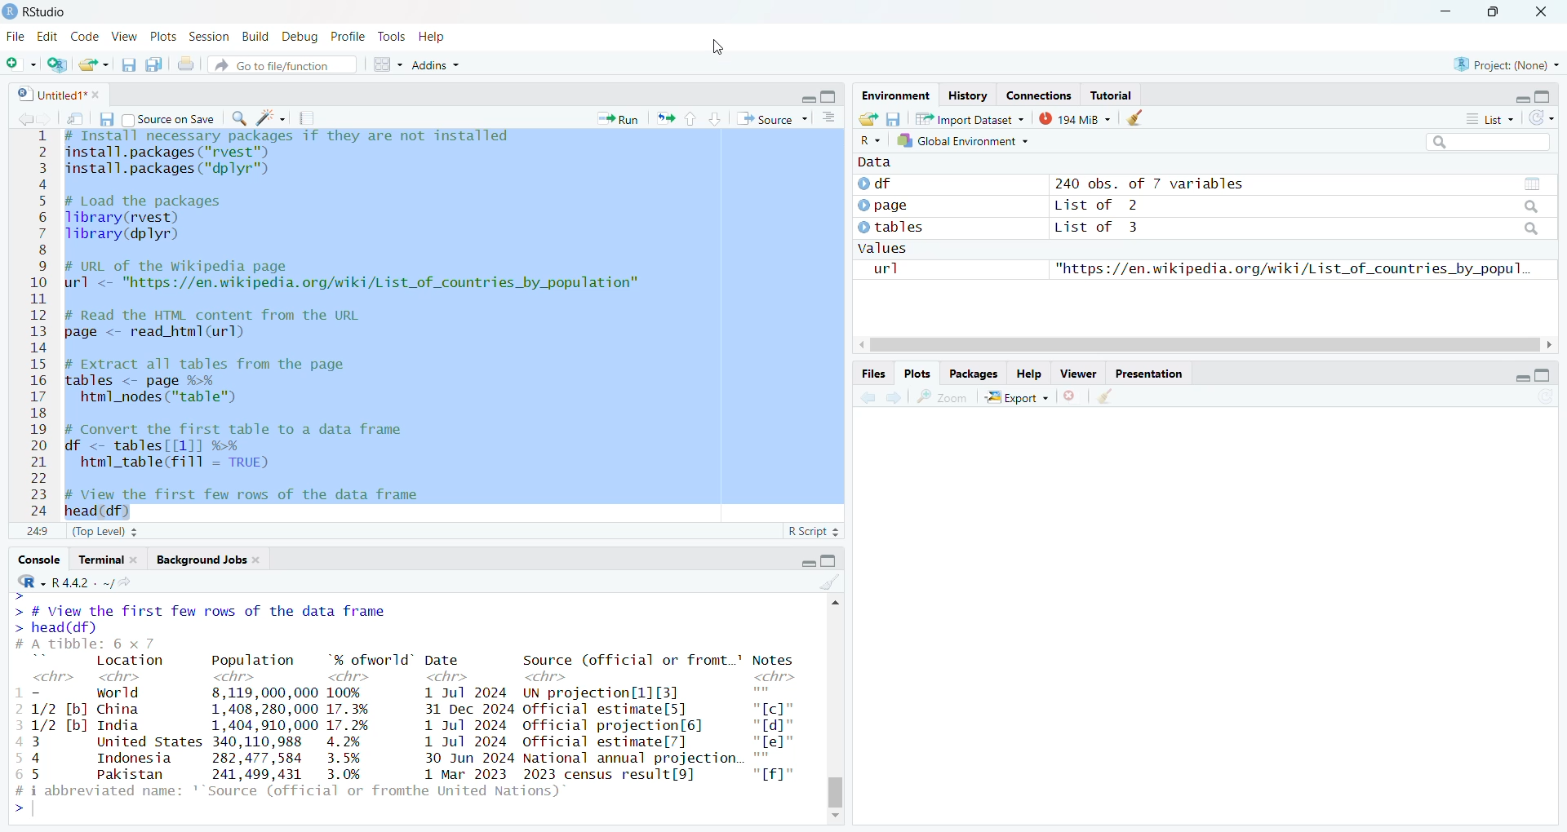 This screenshot has width=1567, height=832. Describe the element at coordinates (692, 119) in the screenshot. I see `up` at that location.